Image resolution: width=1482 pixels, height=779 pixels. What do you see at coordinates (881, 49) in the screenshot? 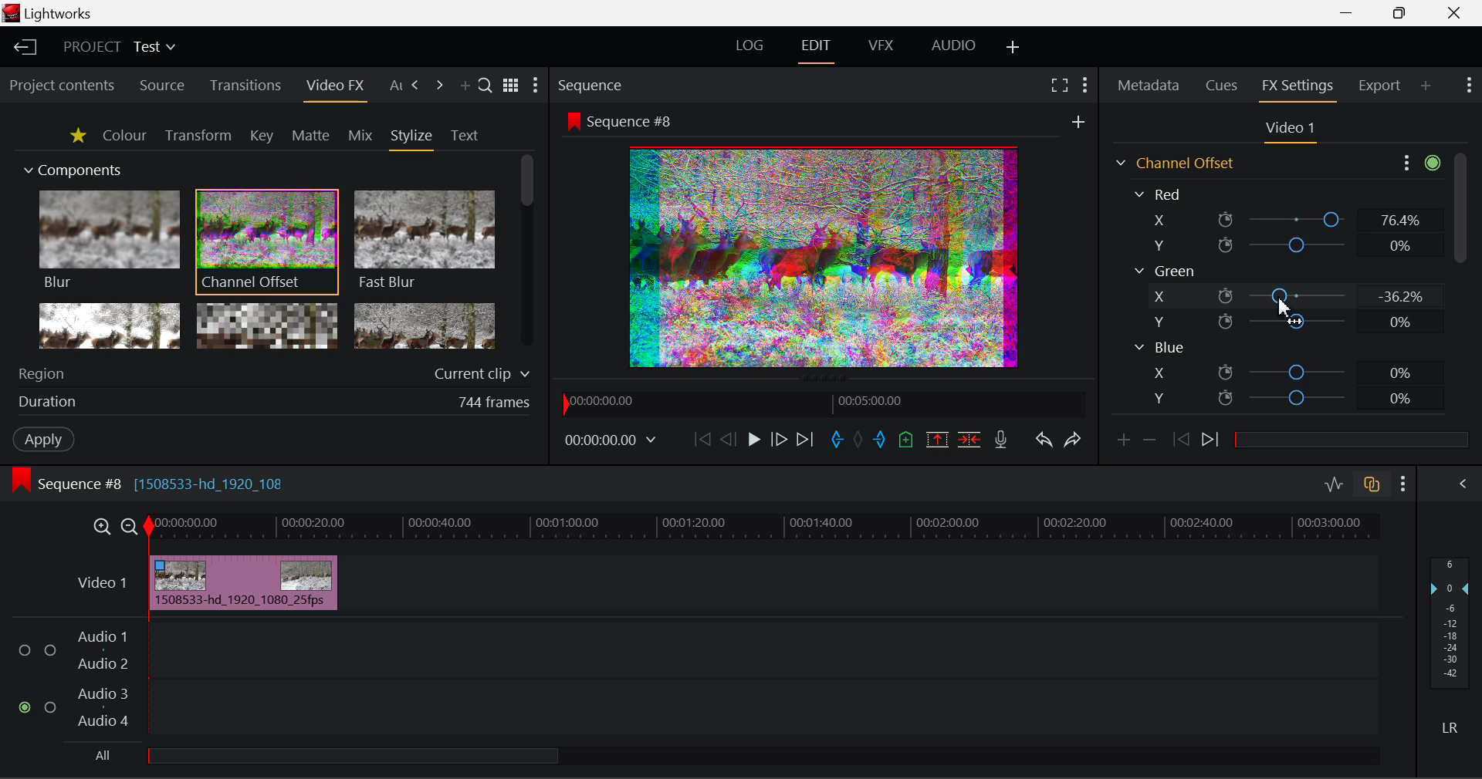
I see `VFX Layout` at bounding box center [881, 49].